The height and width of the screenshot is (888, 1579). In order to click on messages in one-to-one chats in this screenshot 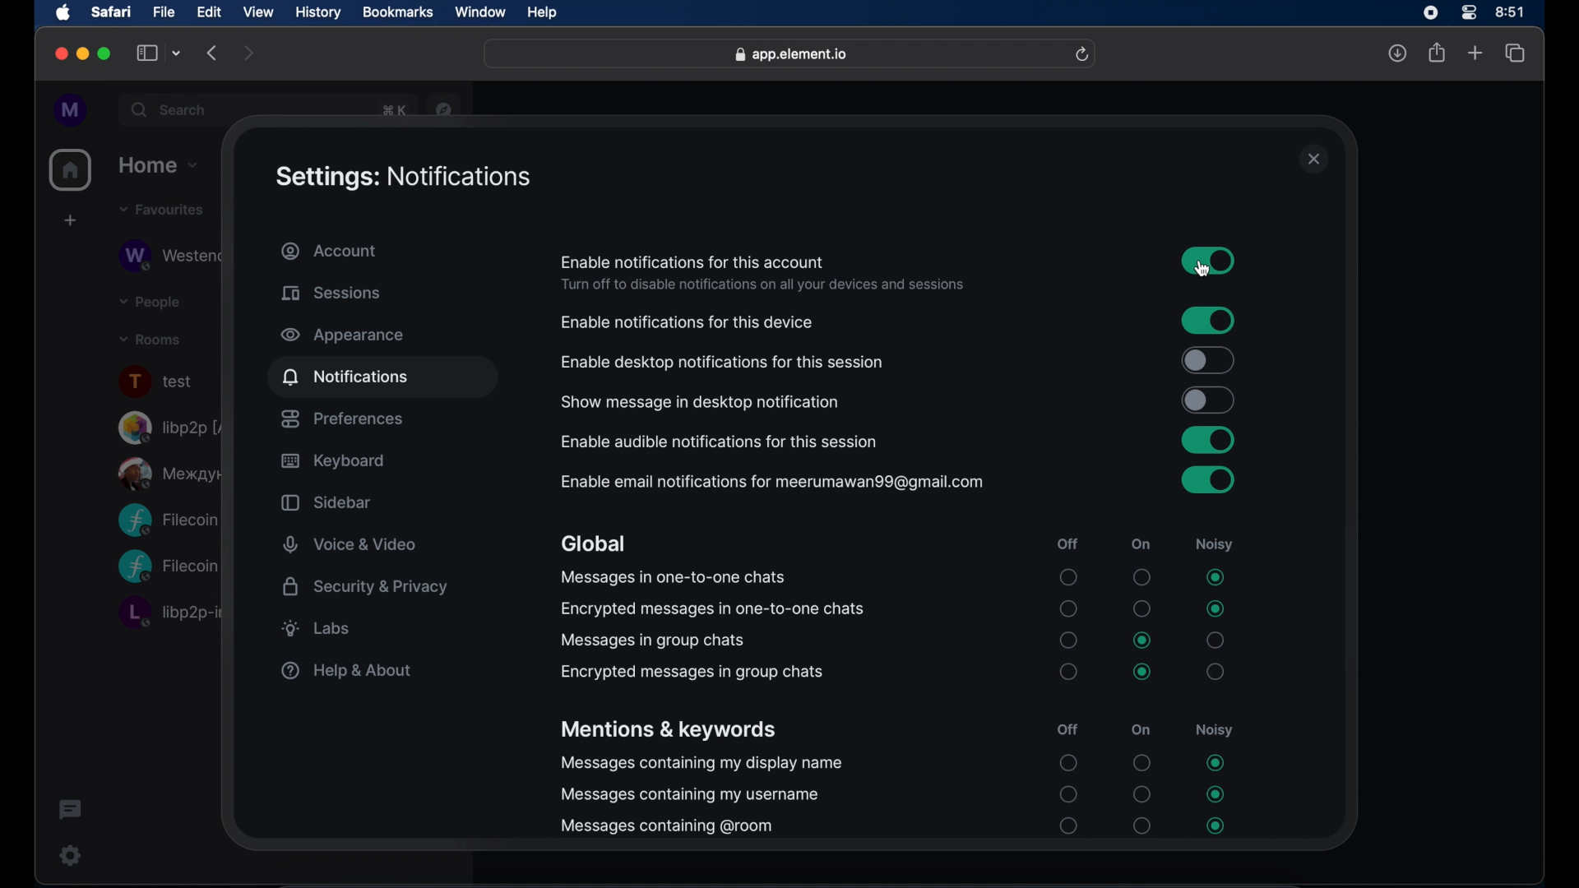, I will do `click(674, 578)`.